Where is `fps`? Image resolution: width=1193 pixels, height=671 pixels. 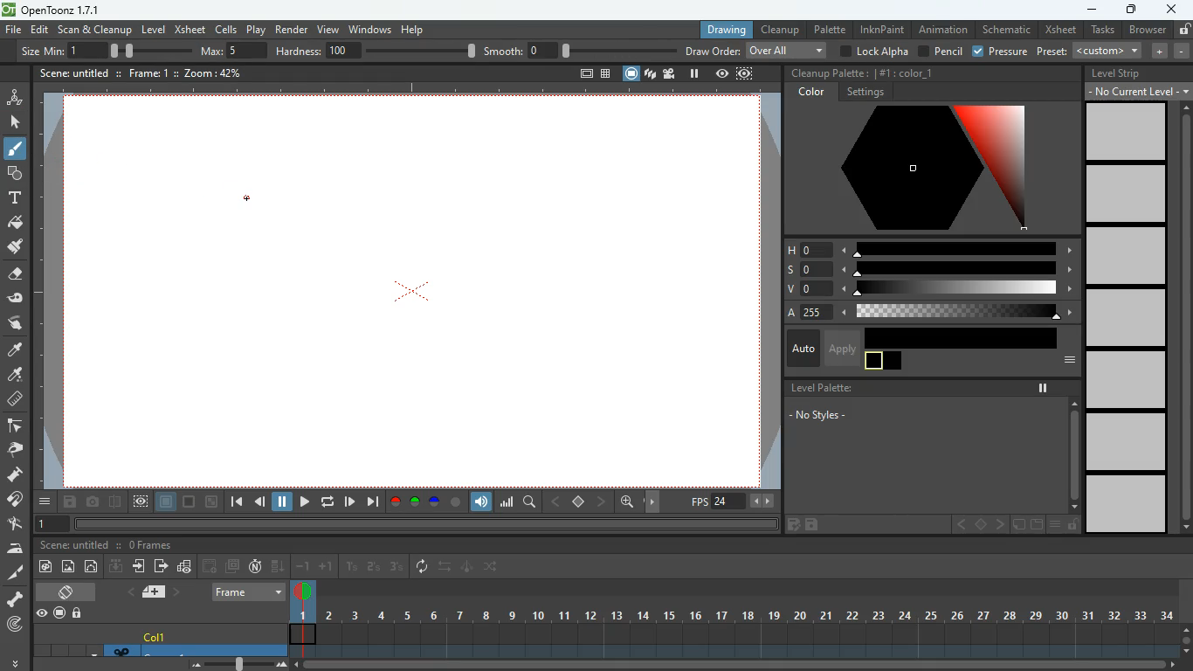
fps is located at coordinates (734, 502).